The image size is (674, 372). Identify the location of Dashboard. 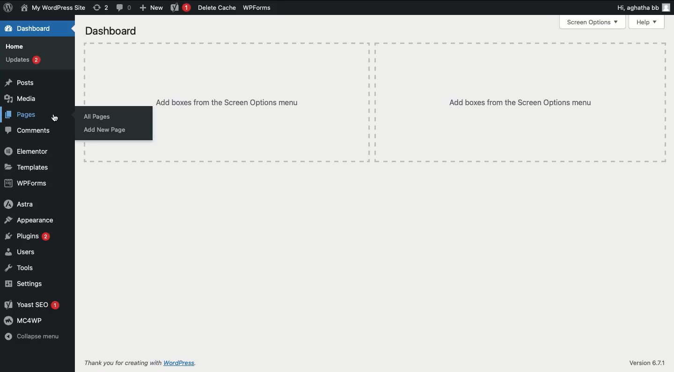
(114, 31).